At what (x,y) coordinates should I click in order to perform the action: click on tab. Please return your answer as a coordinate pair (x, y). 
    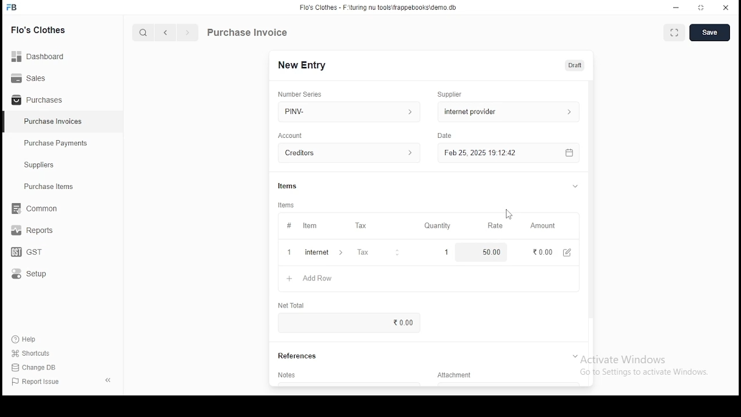
    Looking at the image, I should click on (578, 356).